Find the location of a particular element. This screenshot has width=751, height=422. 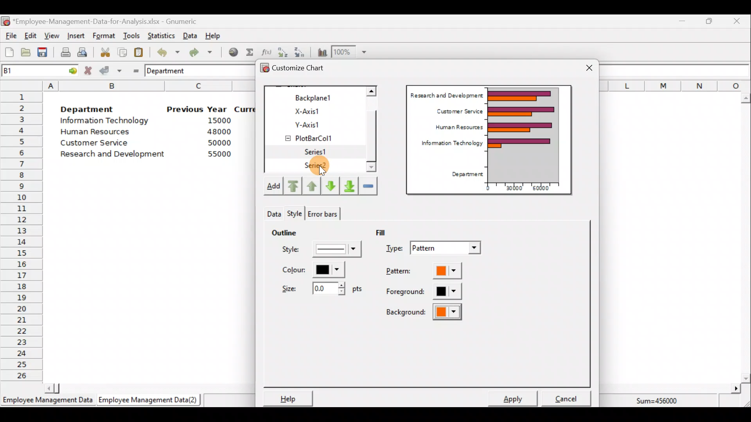

Copy the selection is located at coordinates (122, 51).